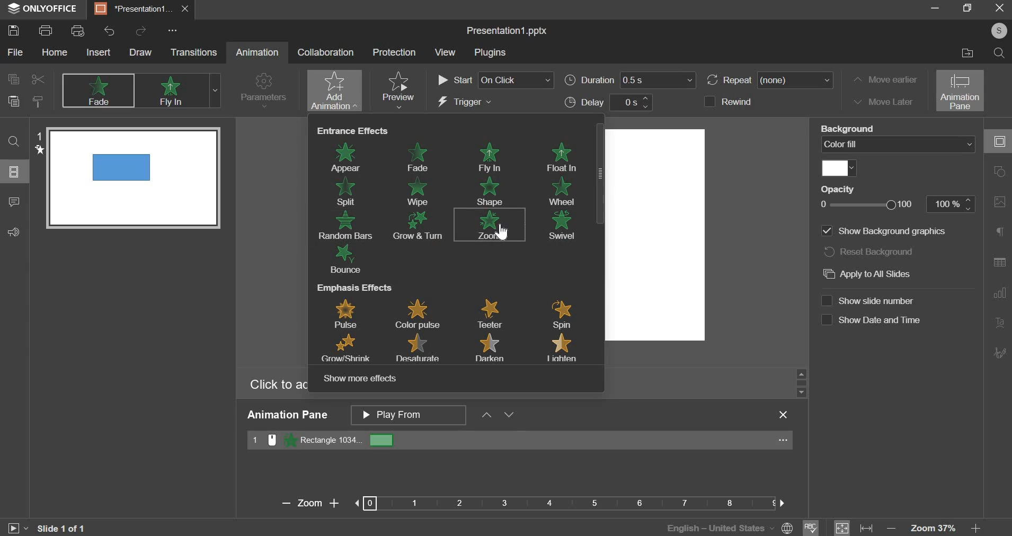 The width and height of the screenshot is (1012, 536). What do you see at coordinates (771, 81) in the screenshot?
I see `repeat (none)` at bounding box center [771, 81].